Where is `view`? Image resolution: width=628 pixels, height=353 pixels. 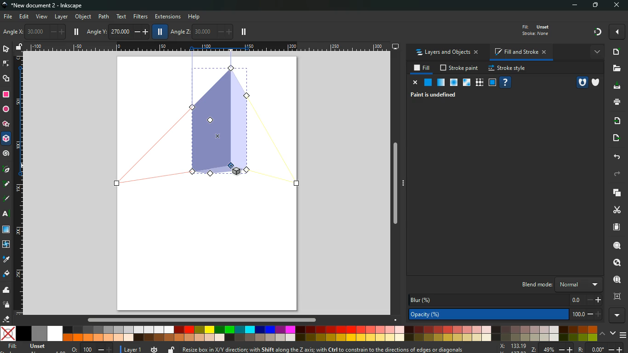 view is located at coordinates (42, 17).